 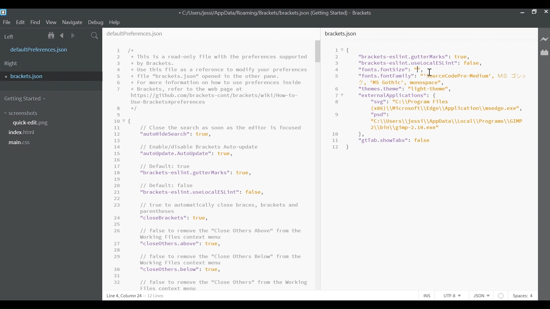 I want to click on Manage Extensions, so click(x=544, y=53).